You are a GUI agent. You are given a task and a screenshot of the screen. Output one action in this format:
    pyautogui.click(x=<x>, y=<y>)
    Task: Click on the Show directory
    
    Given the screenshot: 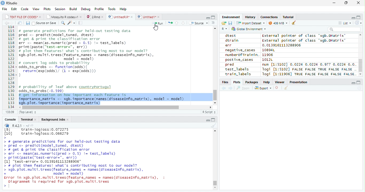 What is the action you would take?
    pyautogui.click(x=32, y=125)
    